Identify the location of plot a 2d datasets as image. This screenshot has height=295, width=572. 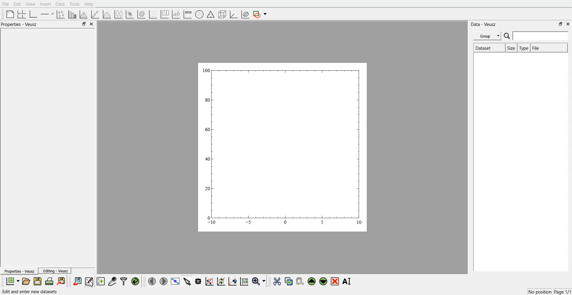
(129, 14).